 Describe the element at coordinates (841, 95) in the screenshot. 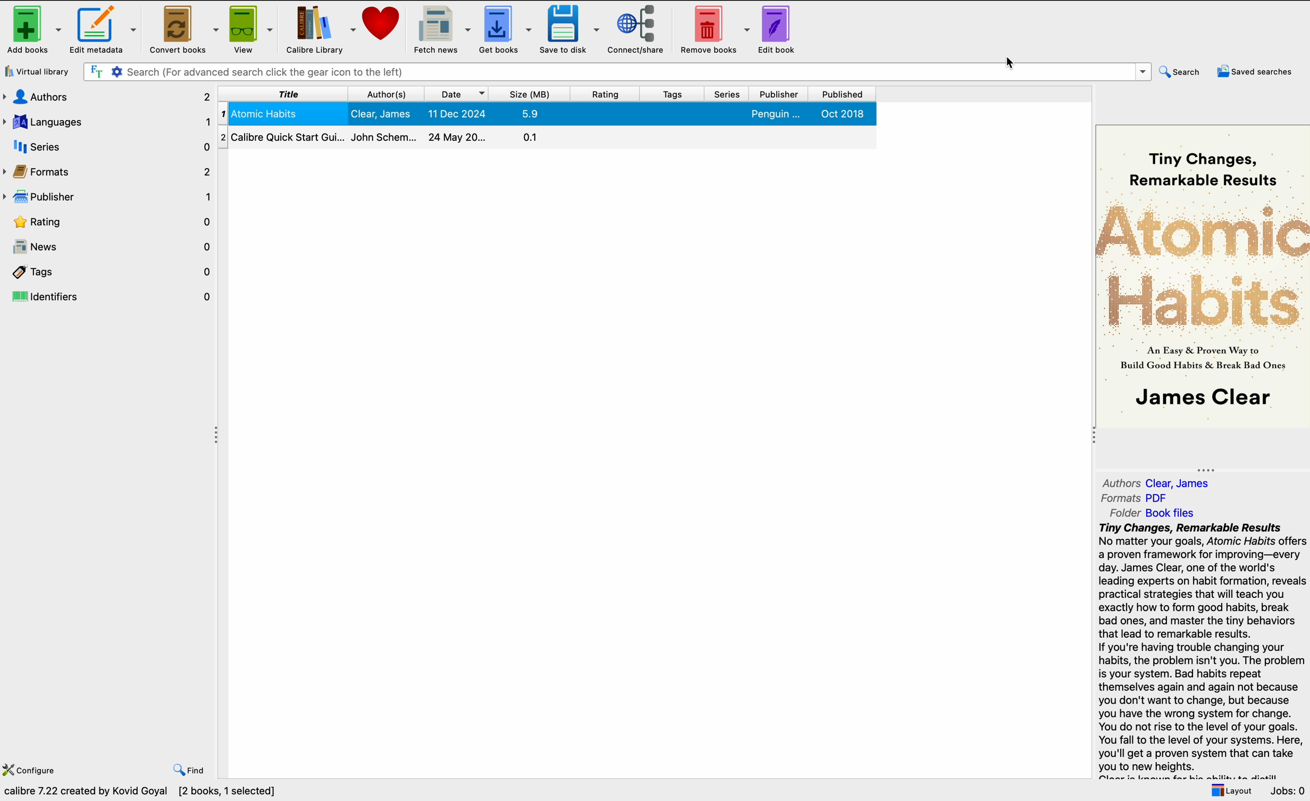

I see `published` at that location.